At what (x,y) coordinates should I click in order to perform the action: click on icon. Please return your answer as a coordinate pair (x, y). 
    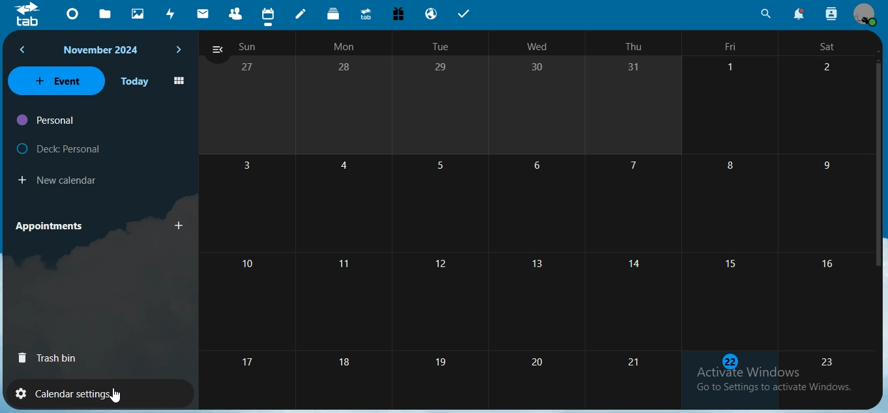
    Looking at the image, I should click on (28, 17).